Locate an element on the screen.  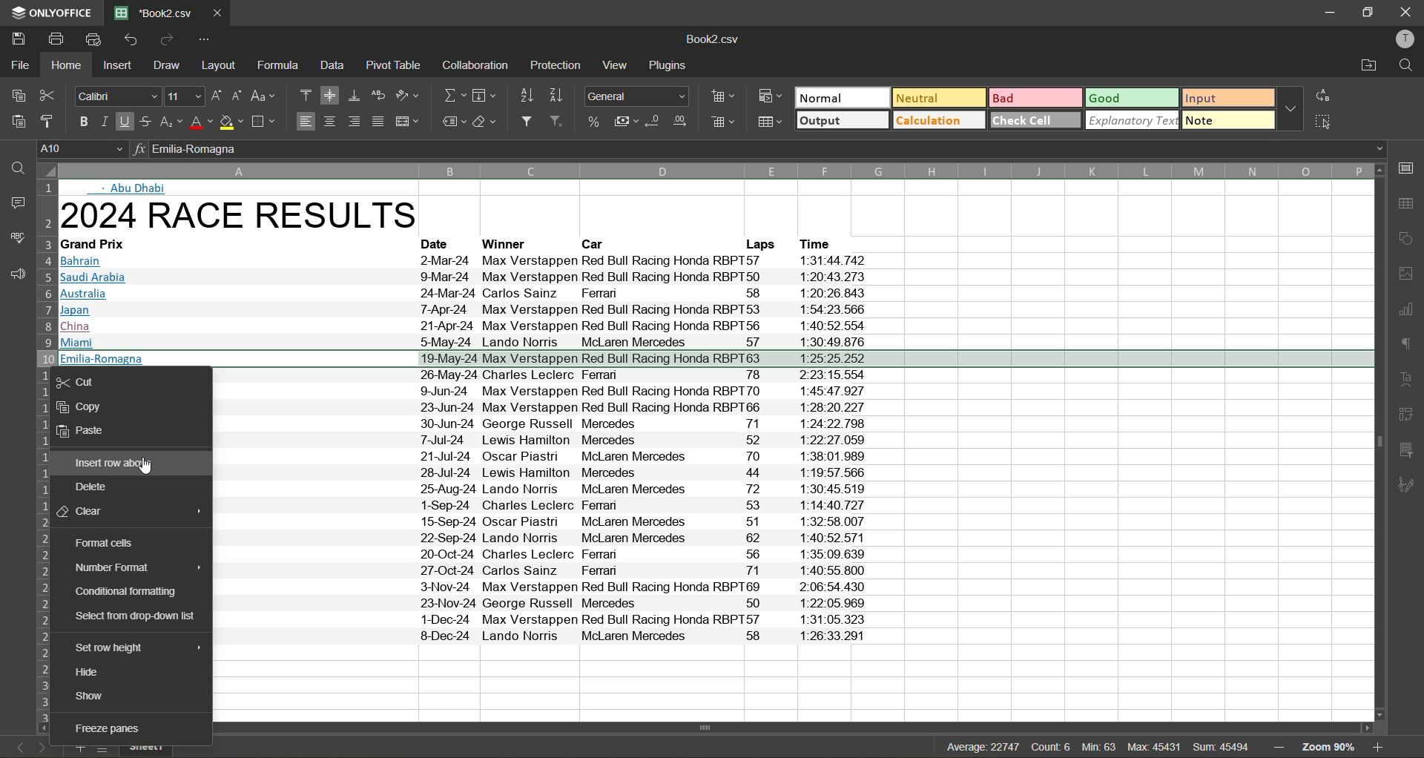
delete is located at coordinates (95, 487).